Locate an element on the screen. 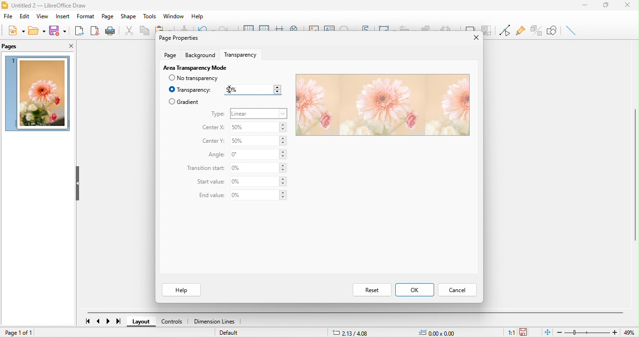  export directly as pdf is located at coordinates (93, 30).